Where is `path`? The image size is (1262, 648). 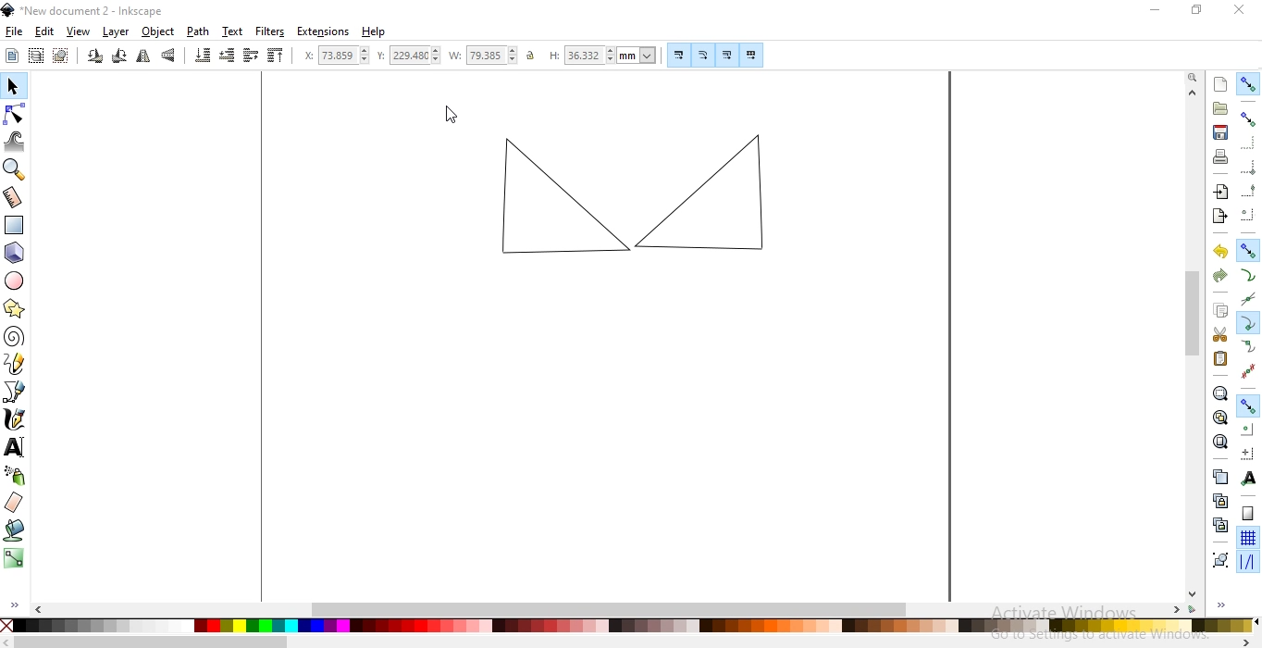
path is located at coordinates (198, 31).